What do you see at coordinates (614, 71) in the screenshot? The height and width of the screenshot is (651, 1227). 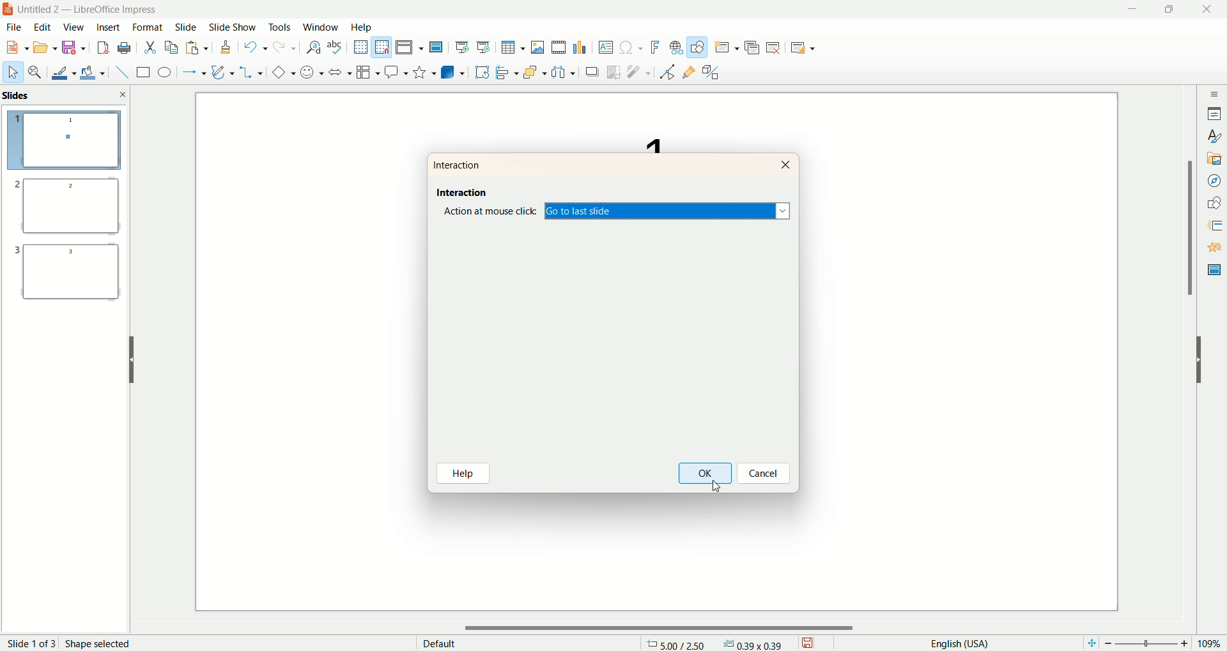 I see `crop image` at bounding box center [614, 71].